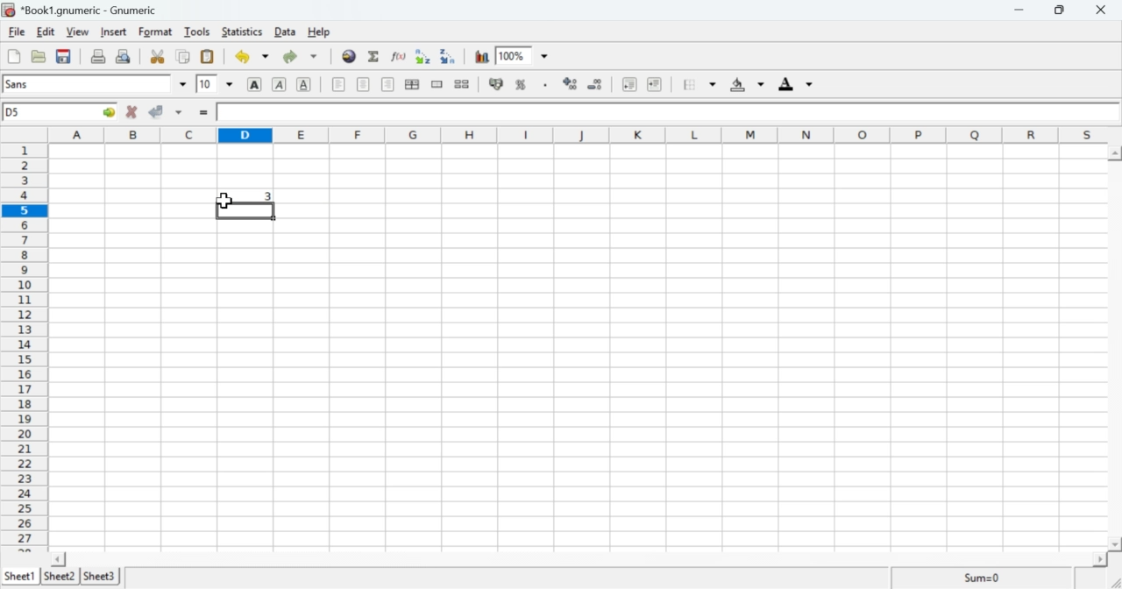  What do you see at coordinates (413, 84) in the screenshot?
I see `Center horizontally across selection` at bounding box center [413, 84].